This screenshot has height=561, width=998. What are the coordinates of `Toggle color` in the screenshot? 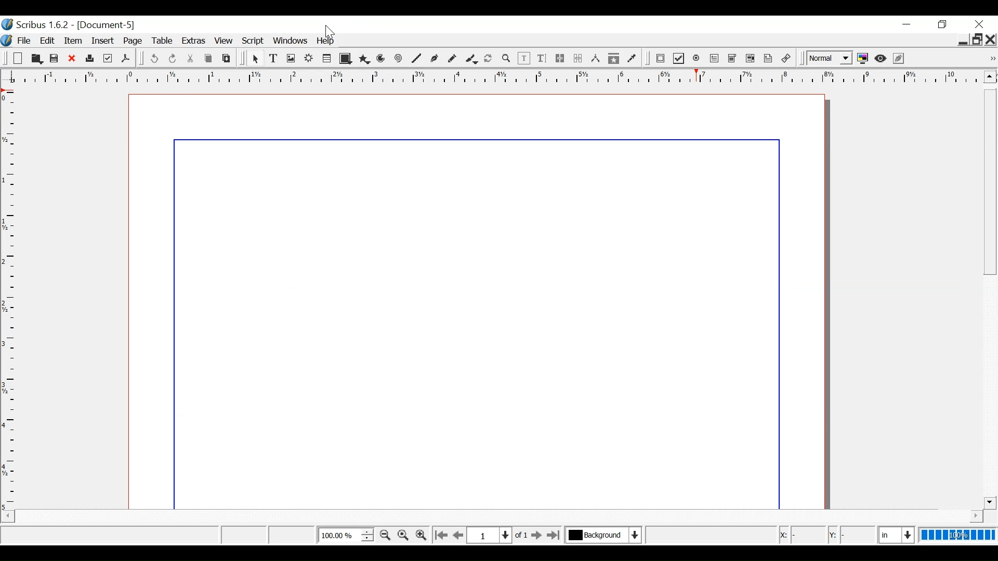 It's located at (863, 59).